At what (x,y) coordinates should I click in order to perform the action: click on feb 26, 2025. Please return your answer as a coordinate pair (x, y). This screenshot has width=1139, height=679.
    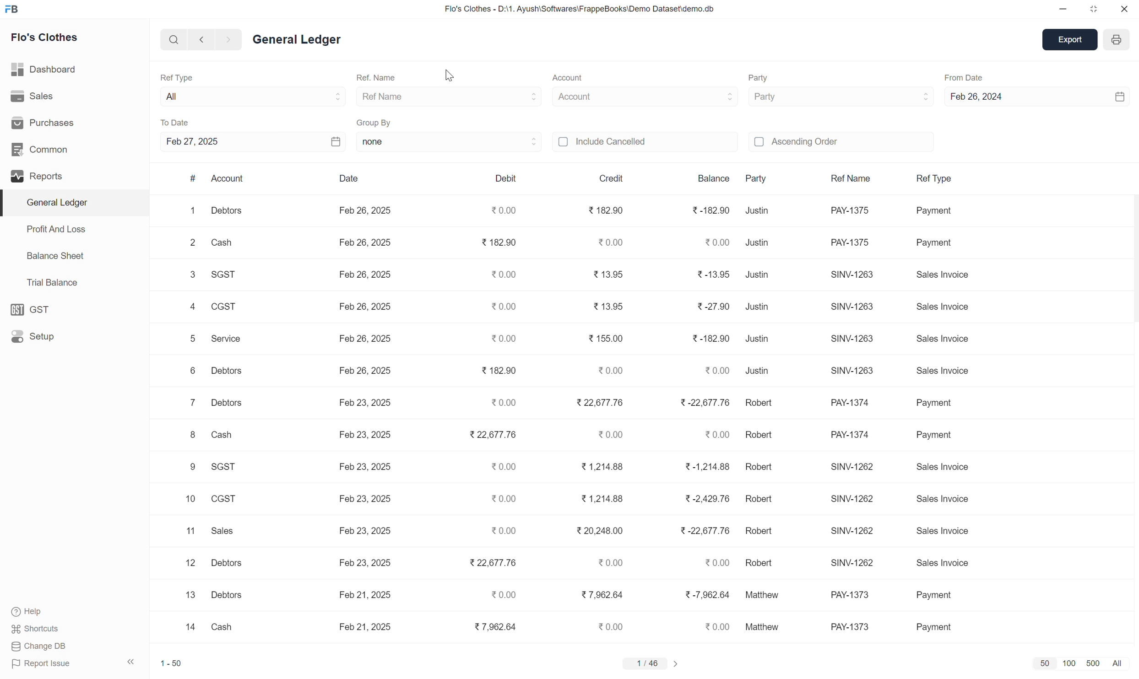
    Looking at the image, I should click on (367, 306).